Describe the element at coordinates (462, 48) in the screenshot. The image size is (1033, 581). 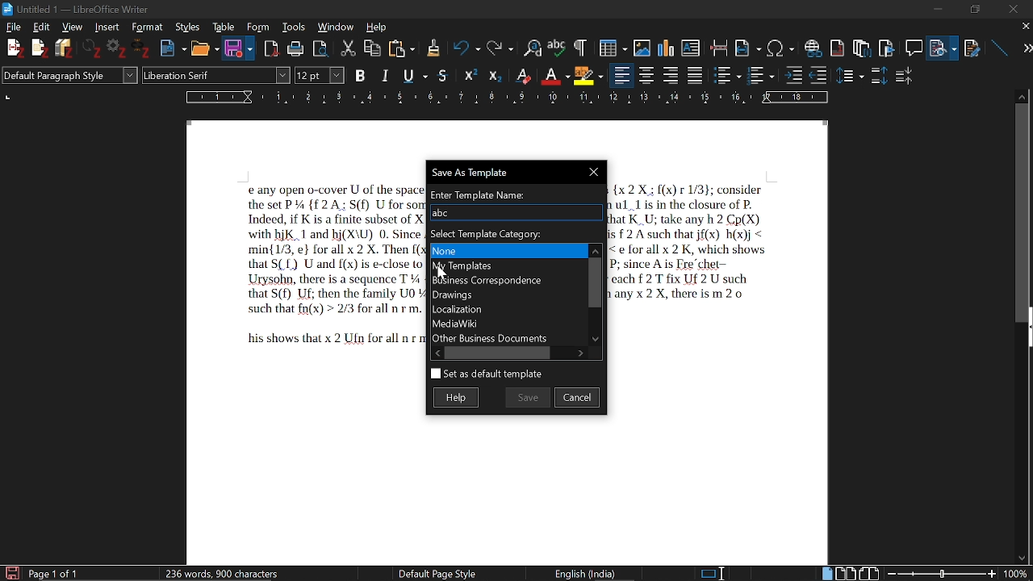
I see `Undo` at that location.